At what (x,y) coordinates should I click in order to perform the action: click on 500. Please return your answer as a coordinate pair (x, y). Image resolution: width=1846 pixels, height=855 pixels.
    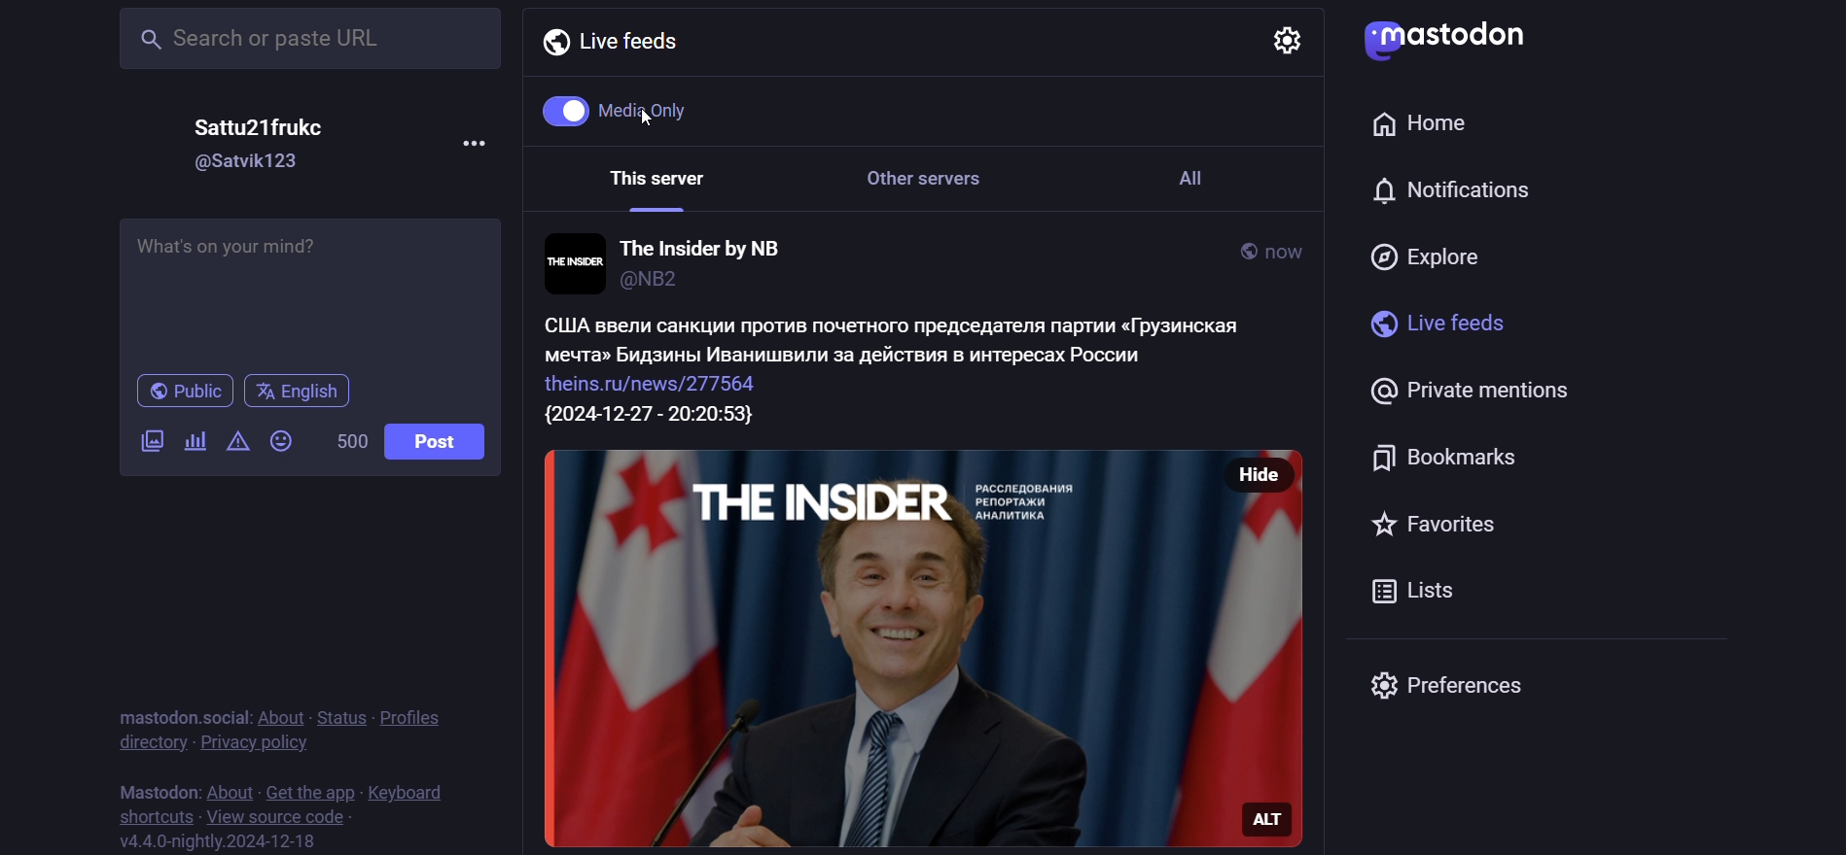
    Looking at the image, I should click on (347, 440).